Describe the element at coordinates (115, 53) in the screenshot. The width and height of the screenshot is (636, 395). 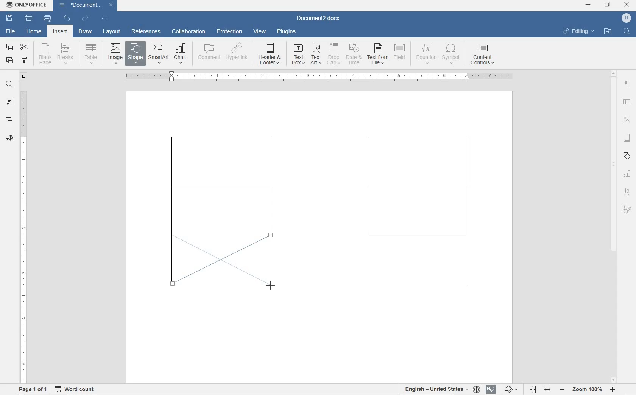
I see `insert image` at that location.